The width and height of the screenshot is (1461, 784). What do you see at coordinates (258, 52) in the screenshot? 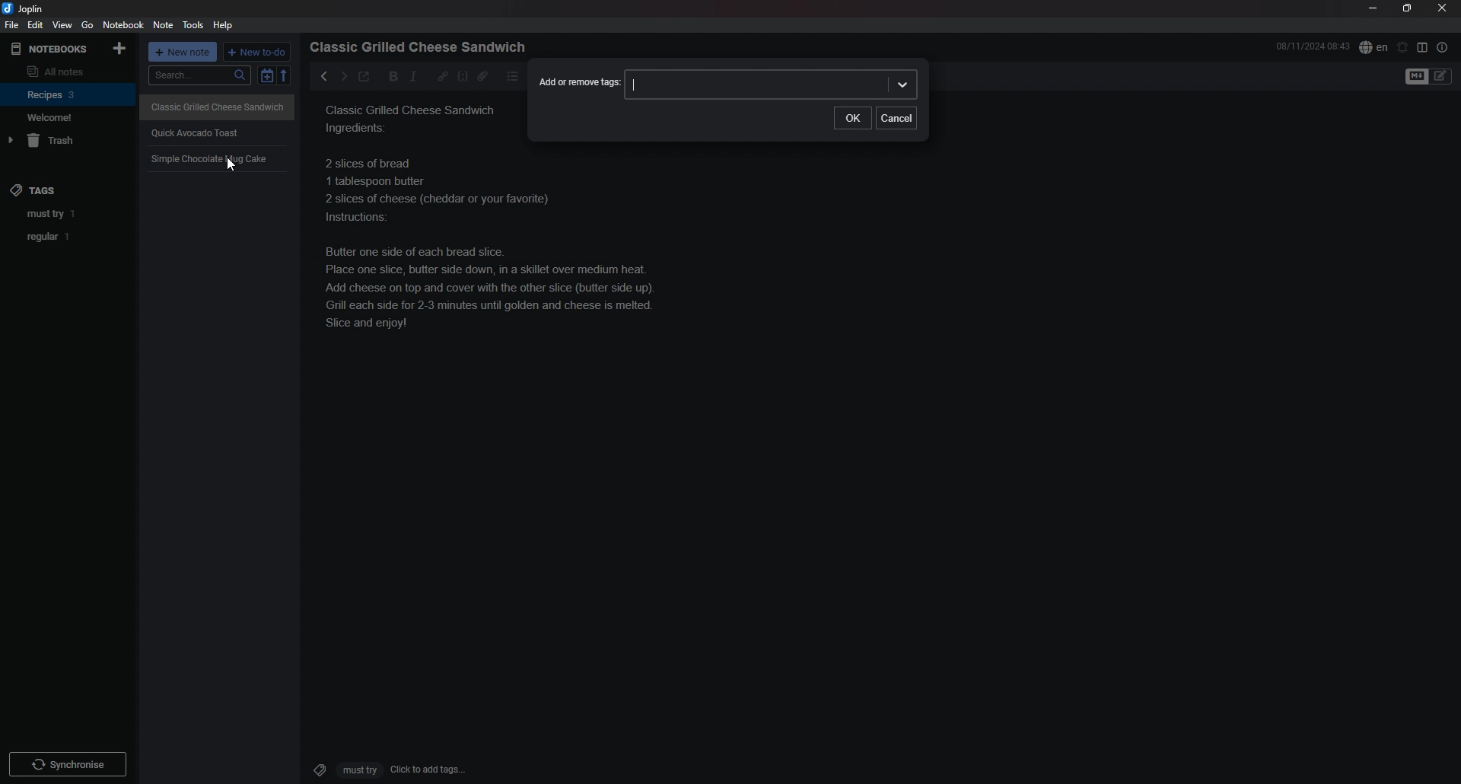
I see `new todo` at bounding box center [258, 52].